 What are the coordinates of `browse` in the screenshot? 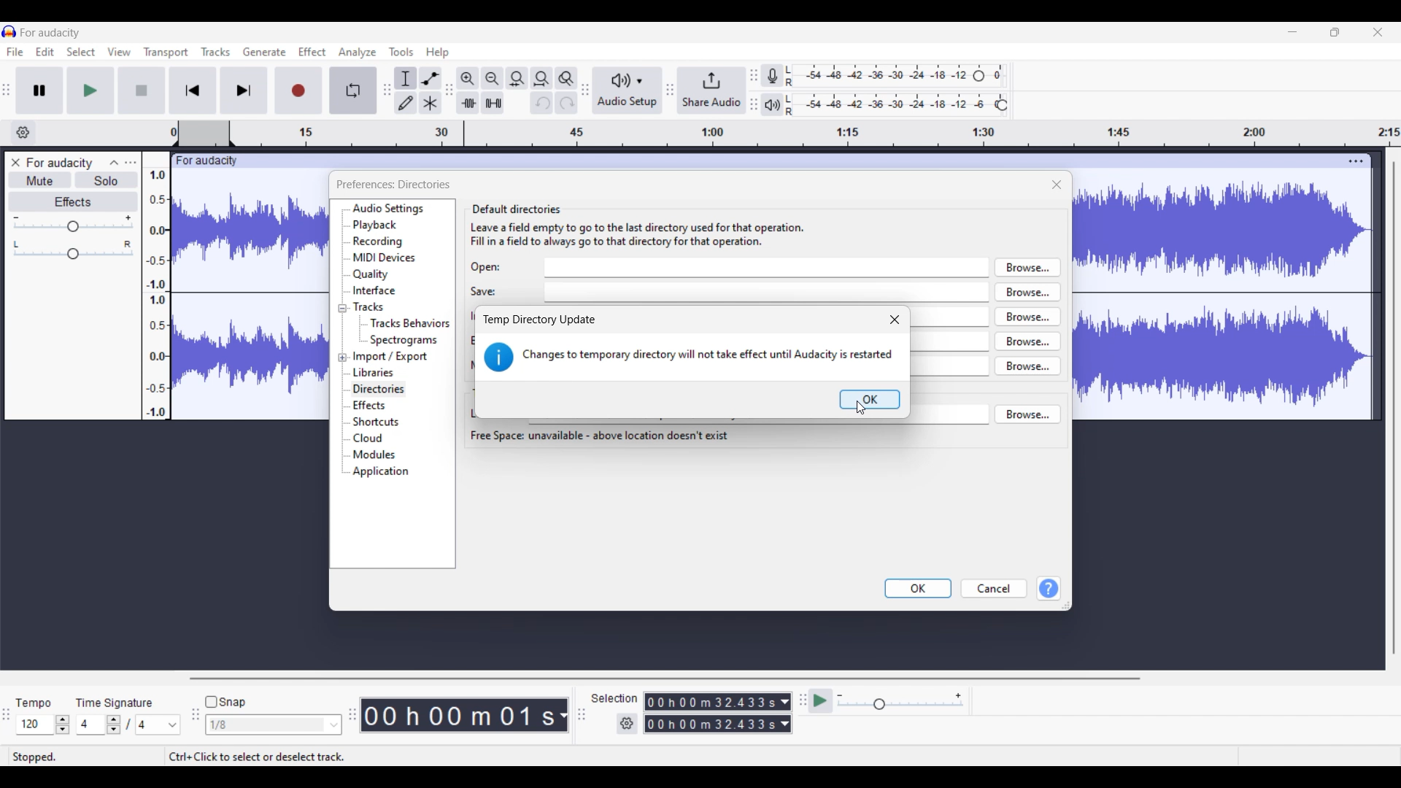 It's located at (1027, 292).